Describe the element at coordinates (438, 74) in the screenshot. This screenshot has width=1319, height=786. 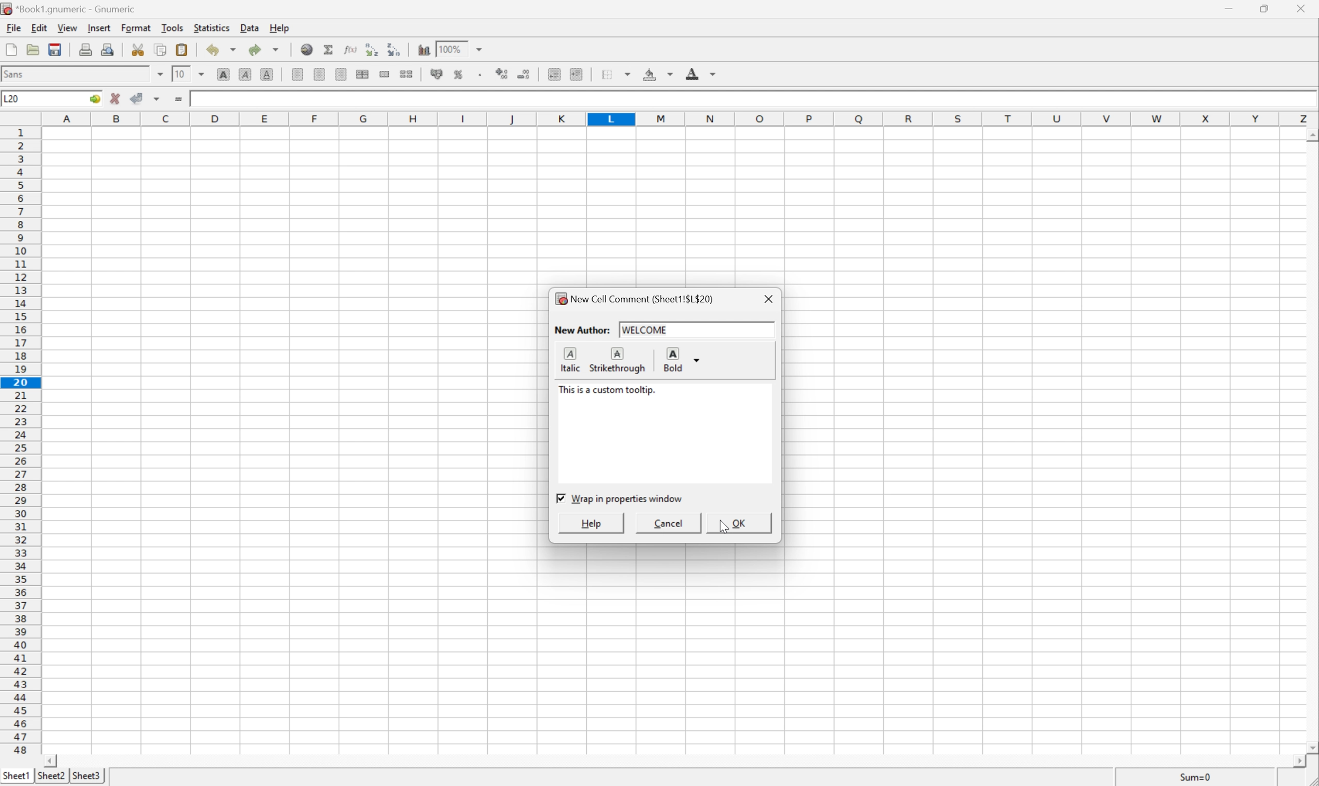
I see `Format the selection of accounting` at that location.